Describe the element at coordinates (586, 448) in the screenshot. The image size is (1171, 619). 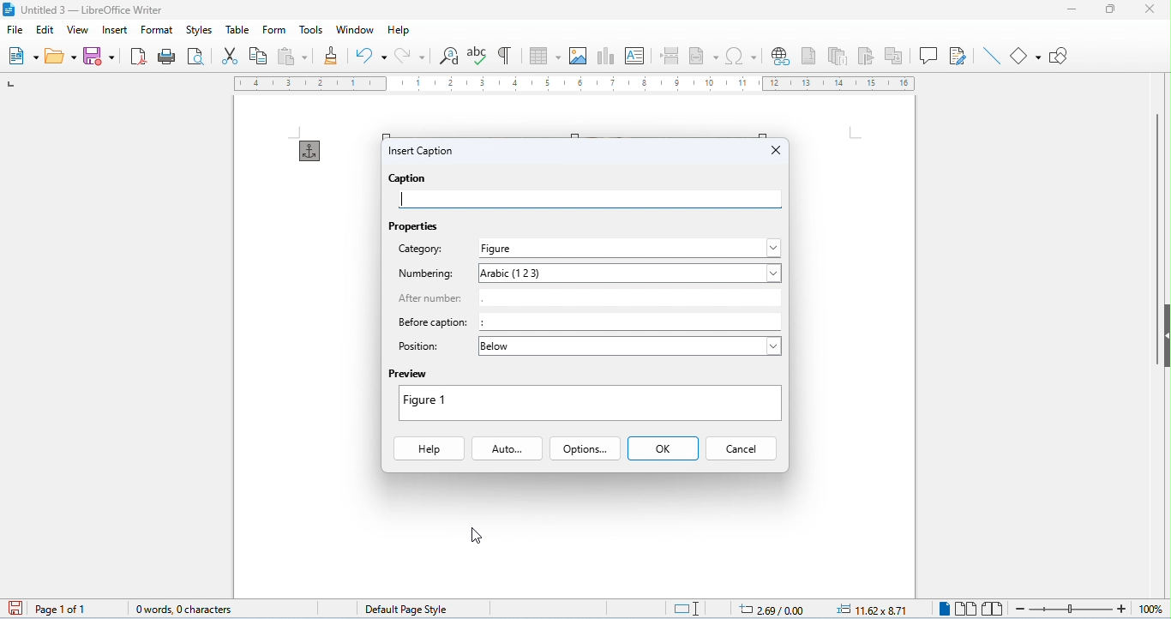
I see `options` at that location.